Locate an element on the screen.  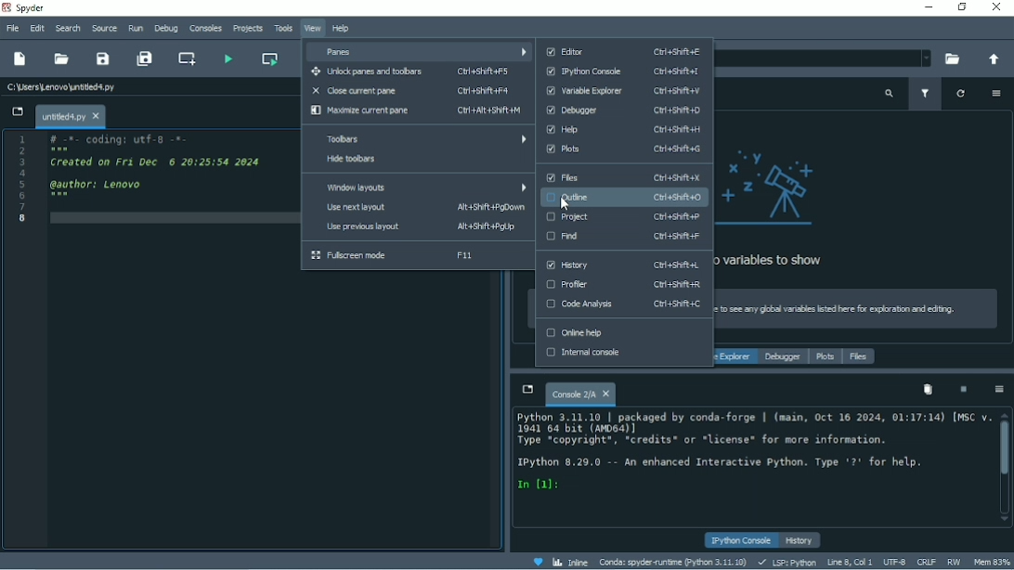
Edit is located at coordinates (37, 29).